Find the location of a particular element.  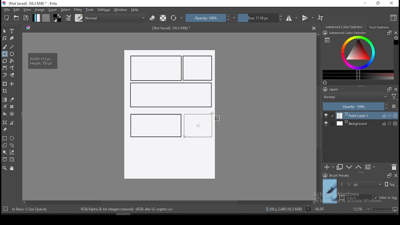

Hue is located at coordinates (28, 27).